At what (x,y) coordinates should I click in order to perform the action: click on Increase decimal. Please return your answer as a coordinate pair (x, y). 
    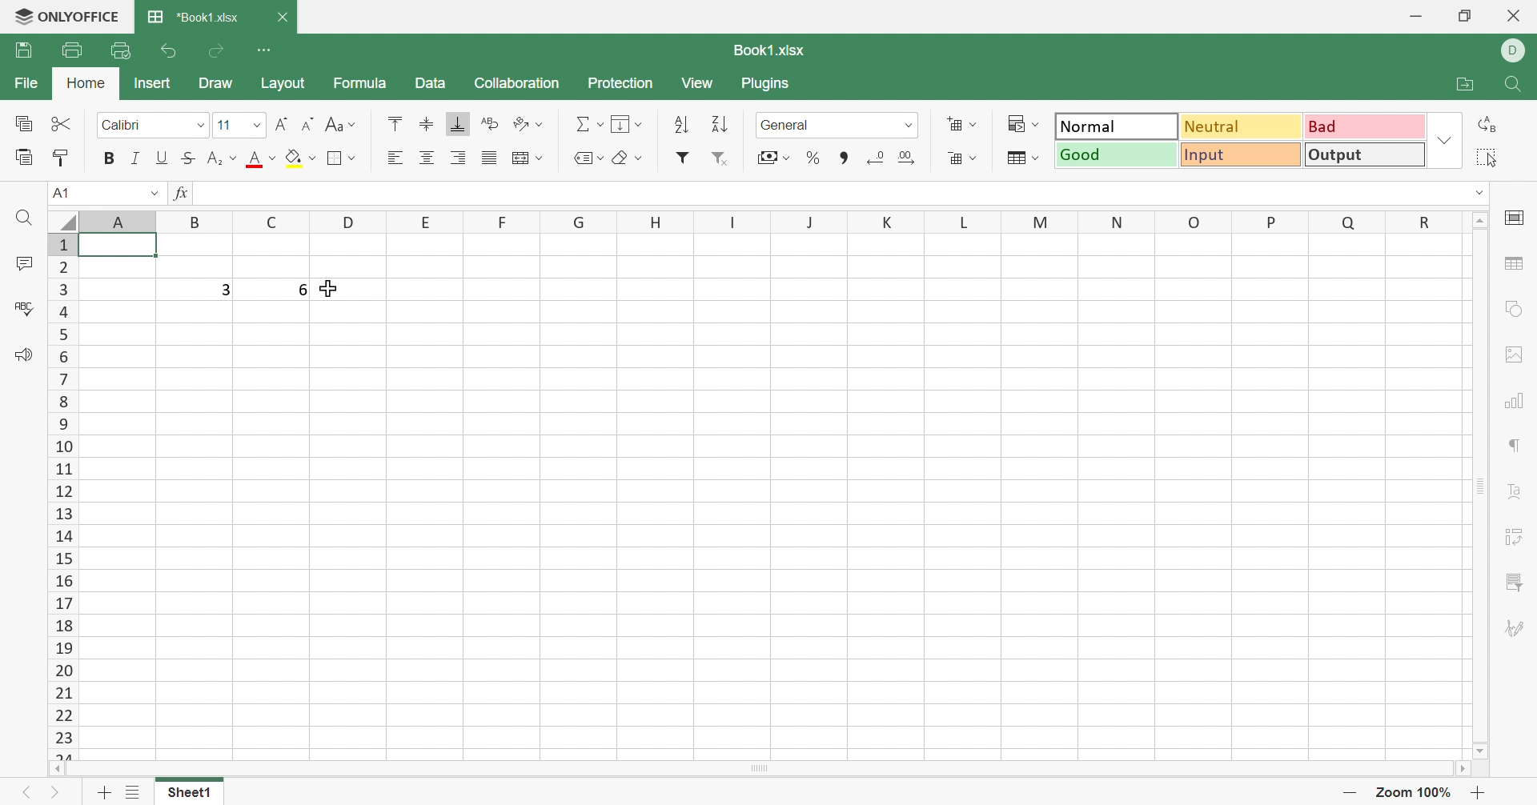
    Looking at the image, I should click on (907, 158).